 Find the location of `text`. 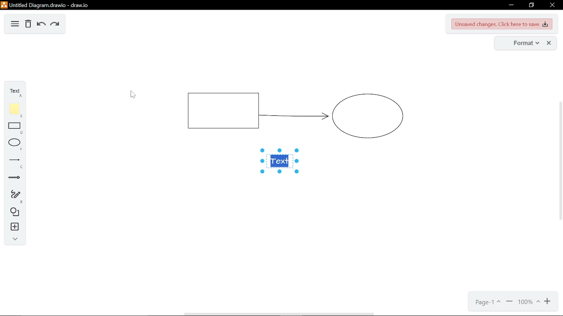

text is located at coordinates (15, 93).